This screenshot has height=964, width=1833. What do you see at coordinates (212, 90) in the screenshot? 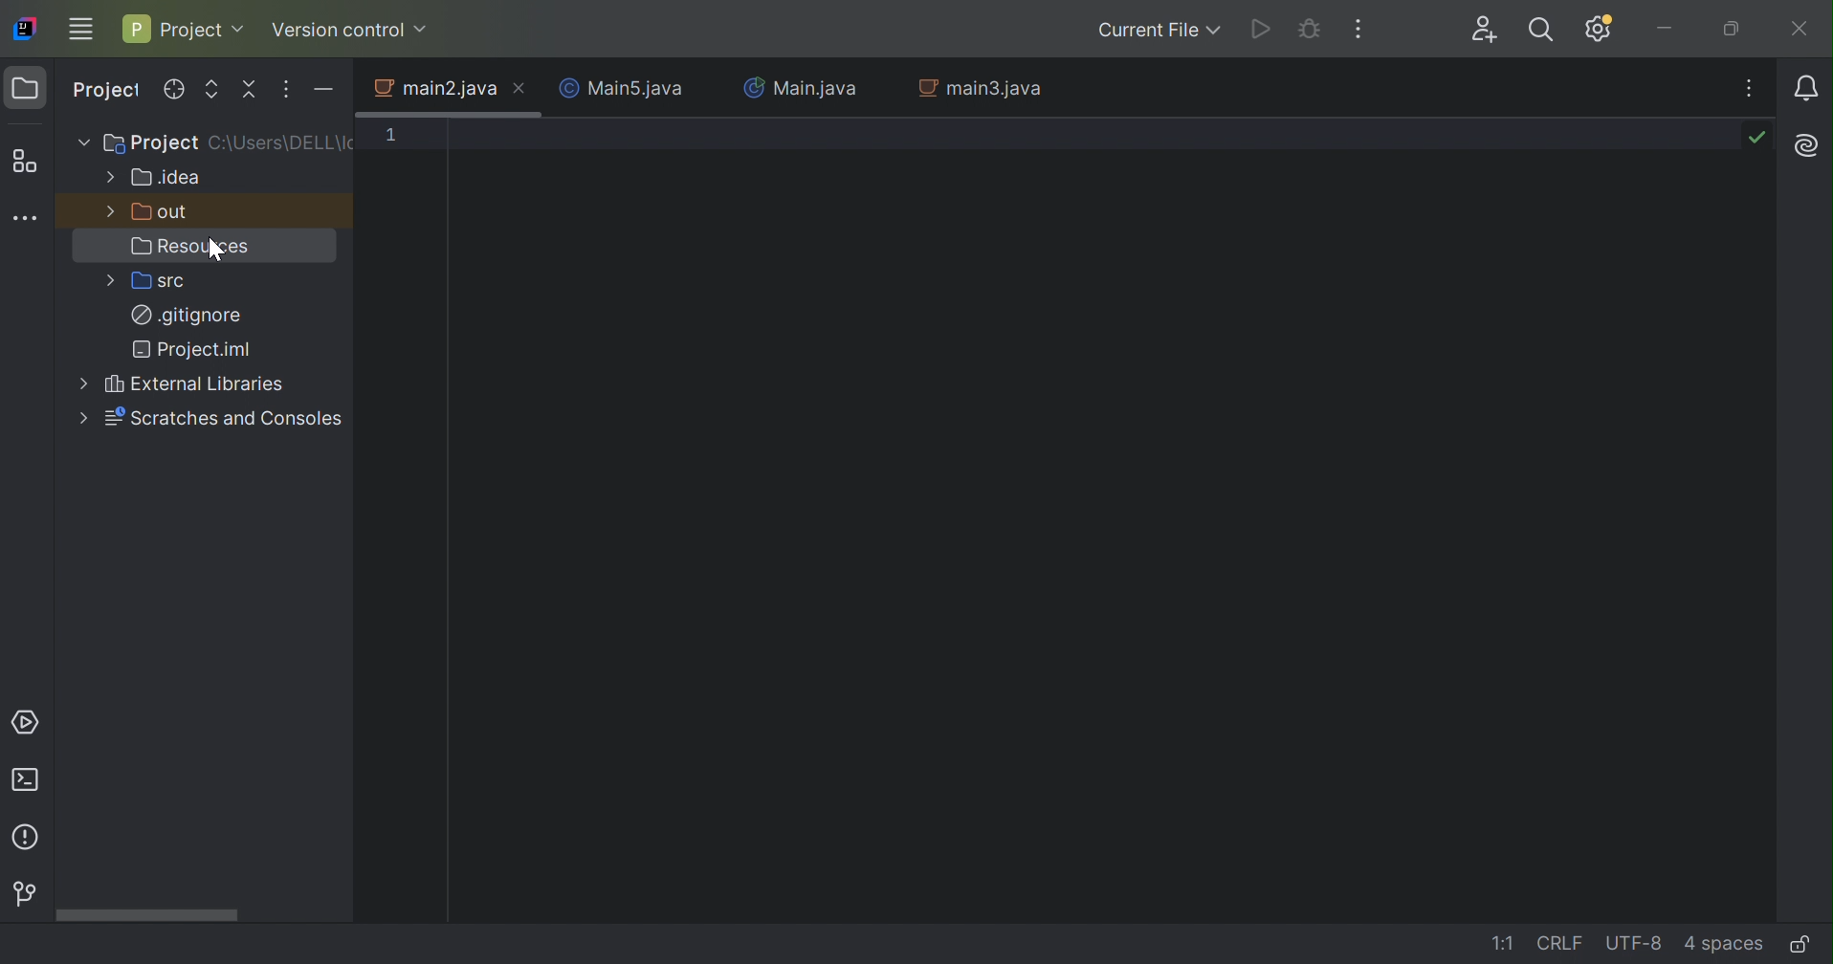
I see `Expand all` at bounding box center [212, 90].